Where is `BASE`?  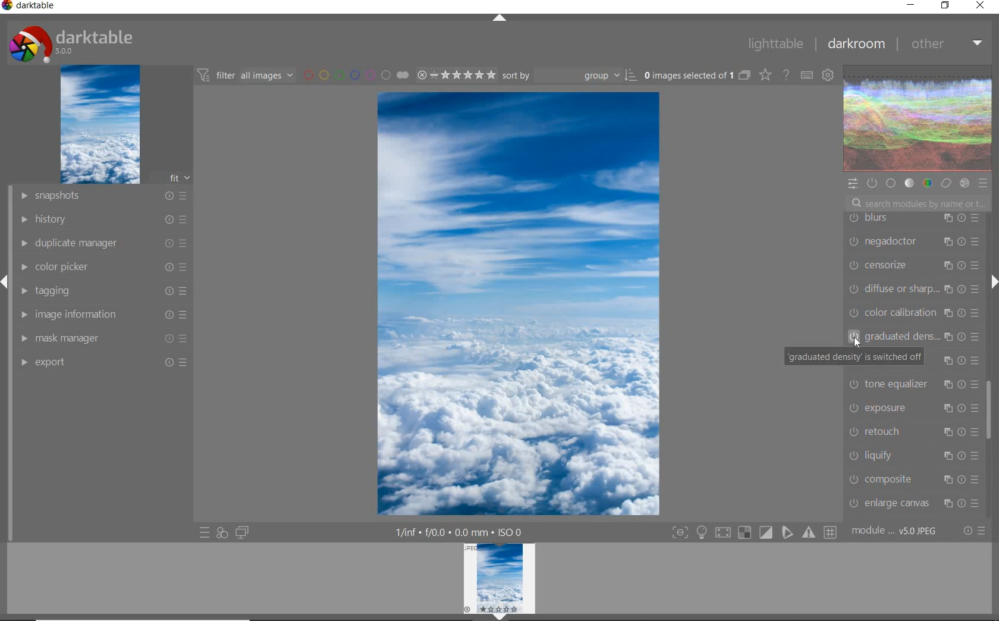 BASE is located at coordinates (892, 183).